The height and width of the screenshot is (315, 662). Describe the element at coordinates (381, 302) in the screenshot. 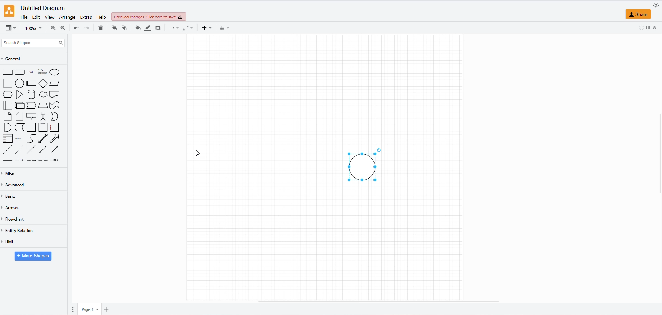

I see `scroll bar` at that location.